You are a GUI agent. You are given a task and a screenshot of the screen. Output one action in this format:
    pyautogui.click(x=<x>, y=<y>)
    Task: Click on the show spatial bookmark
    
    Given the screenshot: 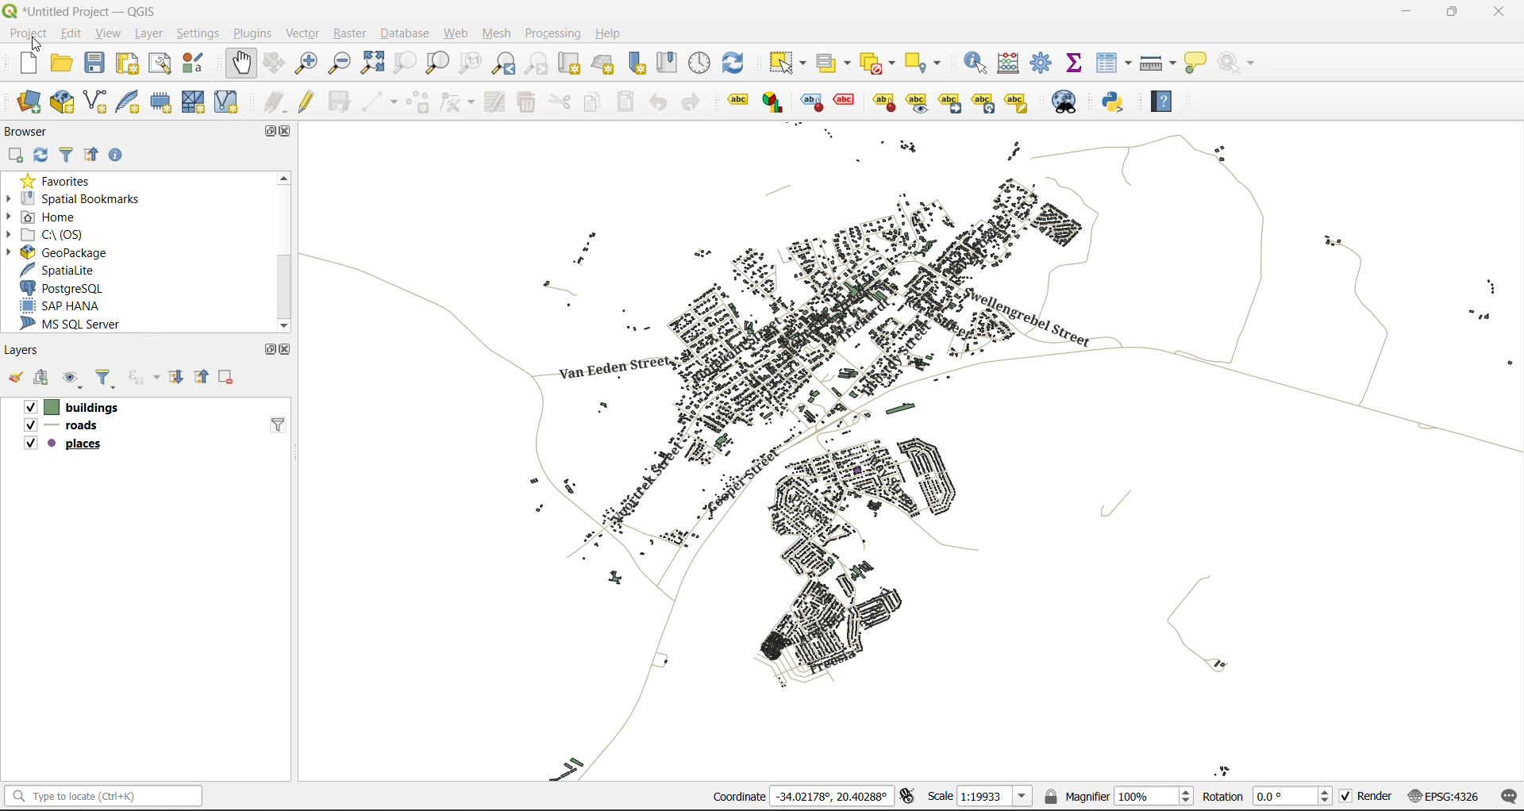 What is the action you would take?
    pyautogui.click(x=671, y=64)
    